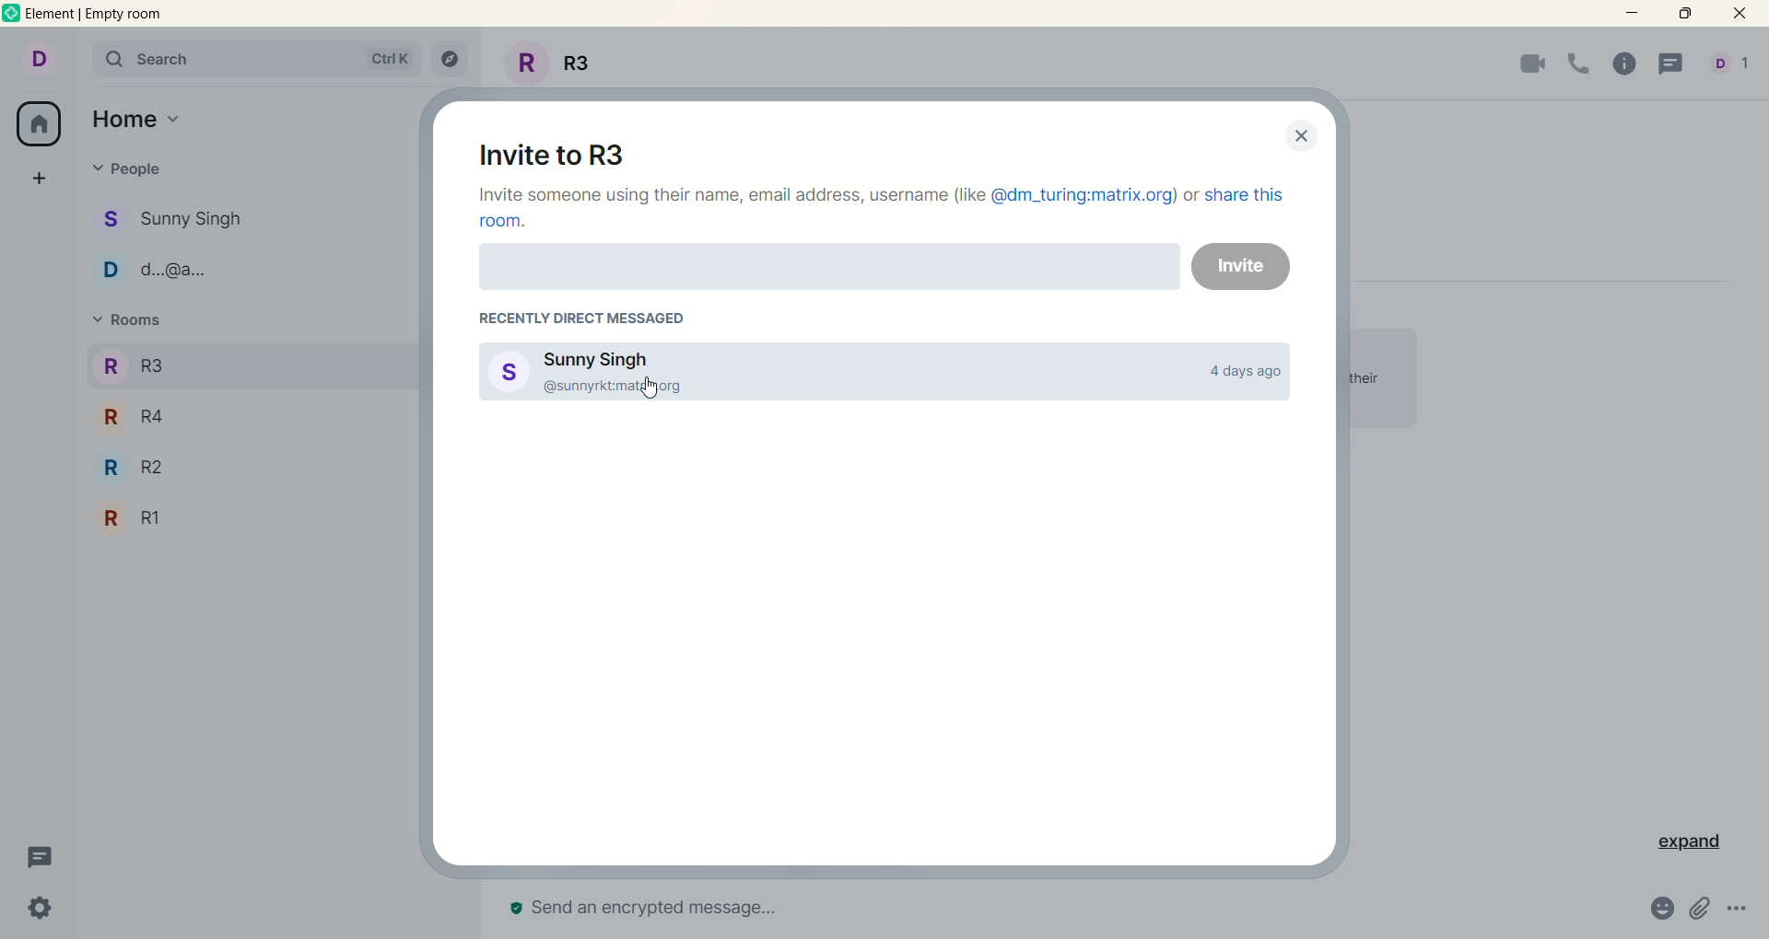 This screenshot has width=1769, height=939. What do you see at coordinates (1737, 14) in the screenshot?
I see `close` at bounding box center [1737, 14].